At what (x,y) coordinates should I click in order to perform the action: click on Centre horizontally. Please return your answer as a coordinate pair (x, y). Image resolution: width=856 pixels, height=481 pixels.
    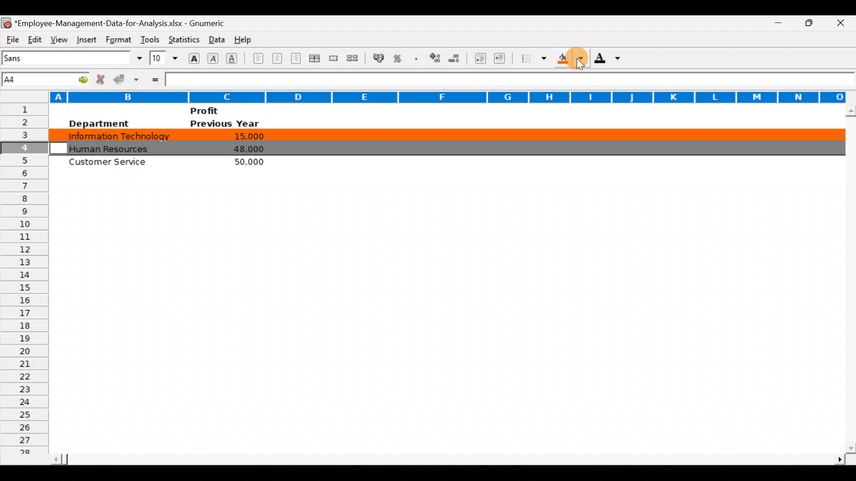
    Looking at the image, I should click on (278, 60).